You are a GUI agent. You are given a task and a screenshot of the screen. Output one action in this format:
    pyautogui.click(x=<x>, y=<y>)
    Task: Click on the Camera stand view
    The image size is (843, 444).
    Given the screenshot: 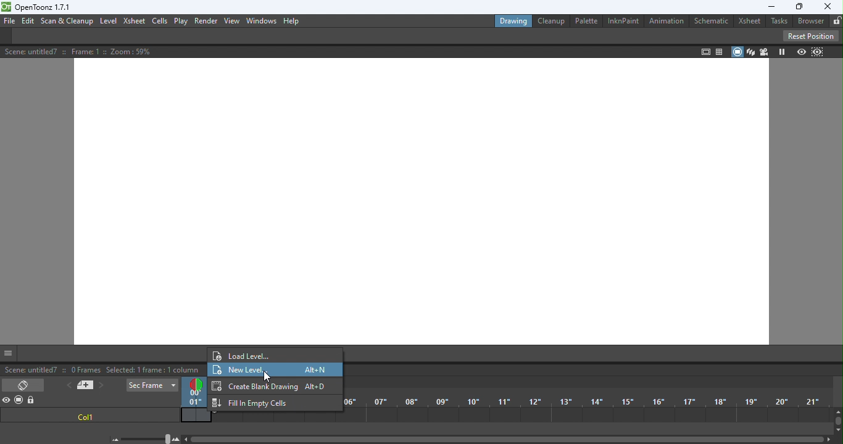 What is the action you would take?
    pyautogui.click(x=736, y=52)
    